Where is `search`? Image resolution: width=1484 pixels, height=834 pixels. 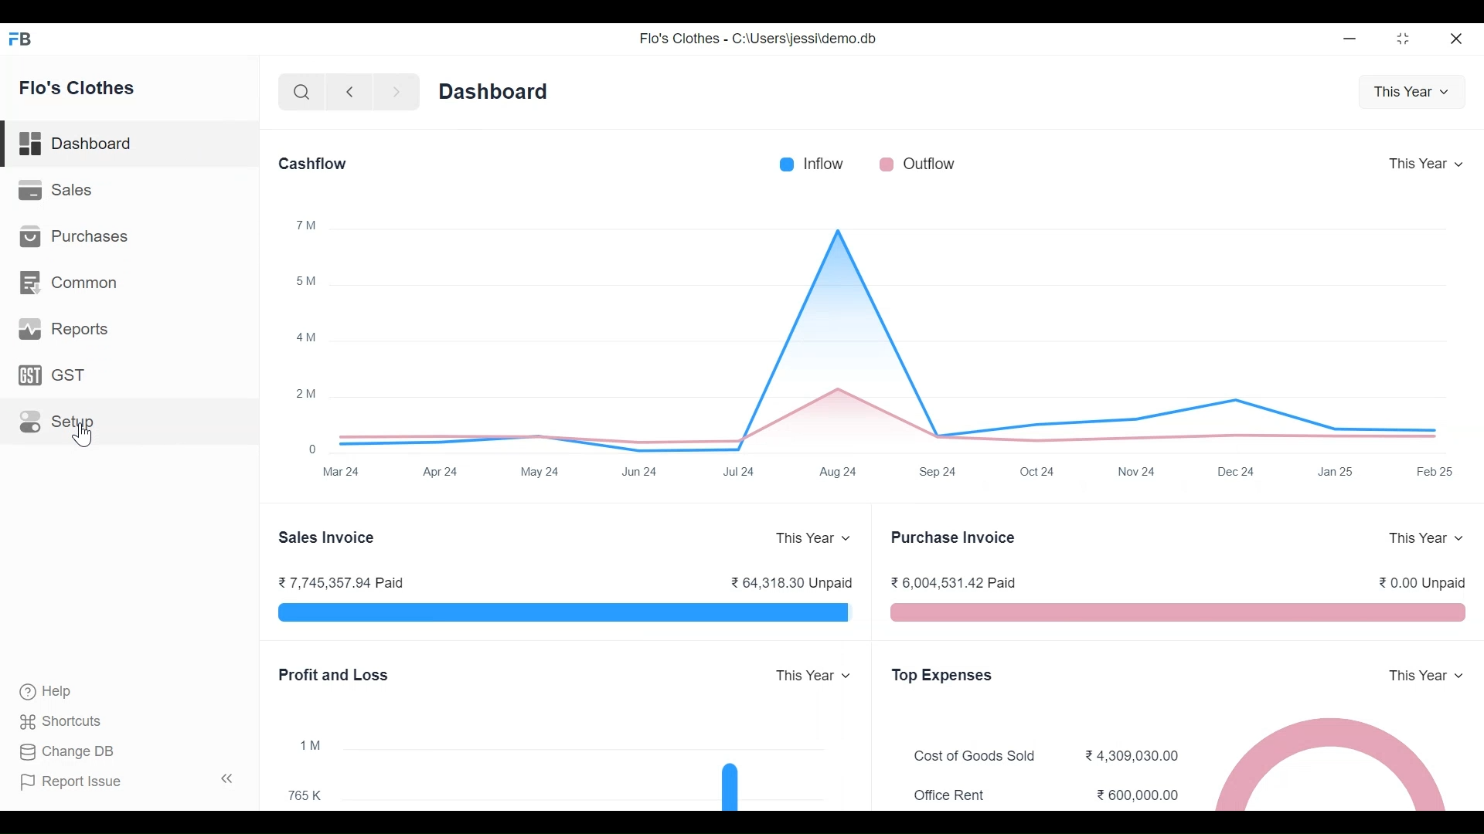
search is located at coordinates (301, 92).